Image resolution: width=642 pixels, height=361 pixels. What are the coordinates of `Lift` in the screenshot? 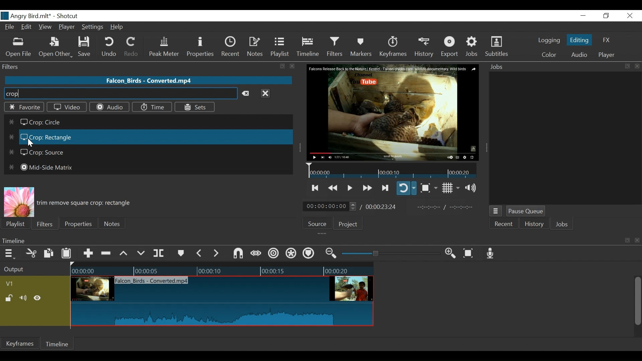 It's located at (125, 254).